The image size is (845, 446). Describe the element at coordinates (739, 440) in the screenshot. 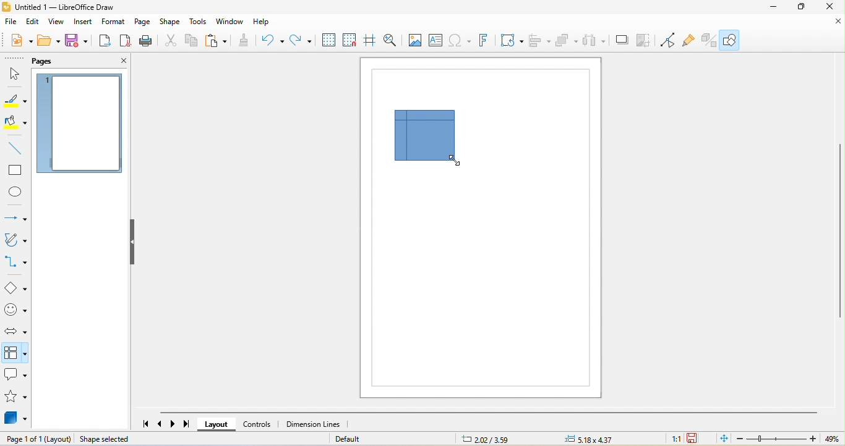

I see `zoom out` at that location.